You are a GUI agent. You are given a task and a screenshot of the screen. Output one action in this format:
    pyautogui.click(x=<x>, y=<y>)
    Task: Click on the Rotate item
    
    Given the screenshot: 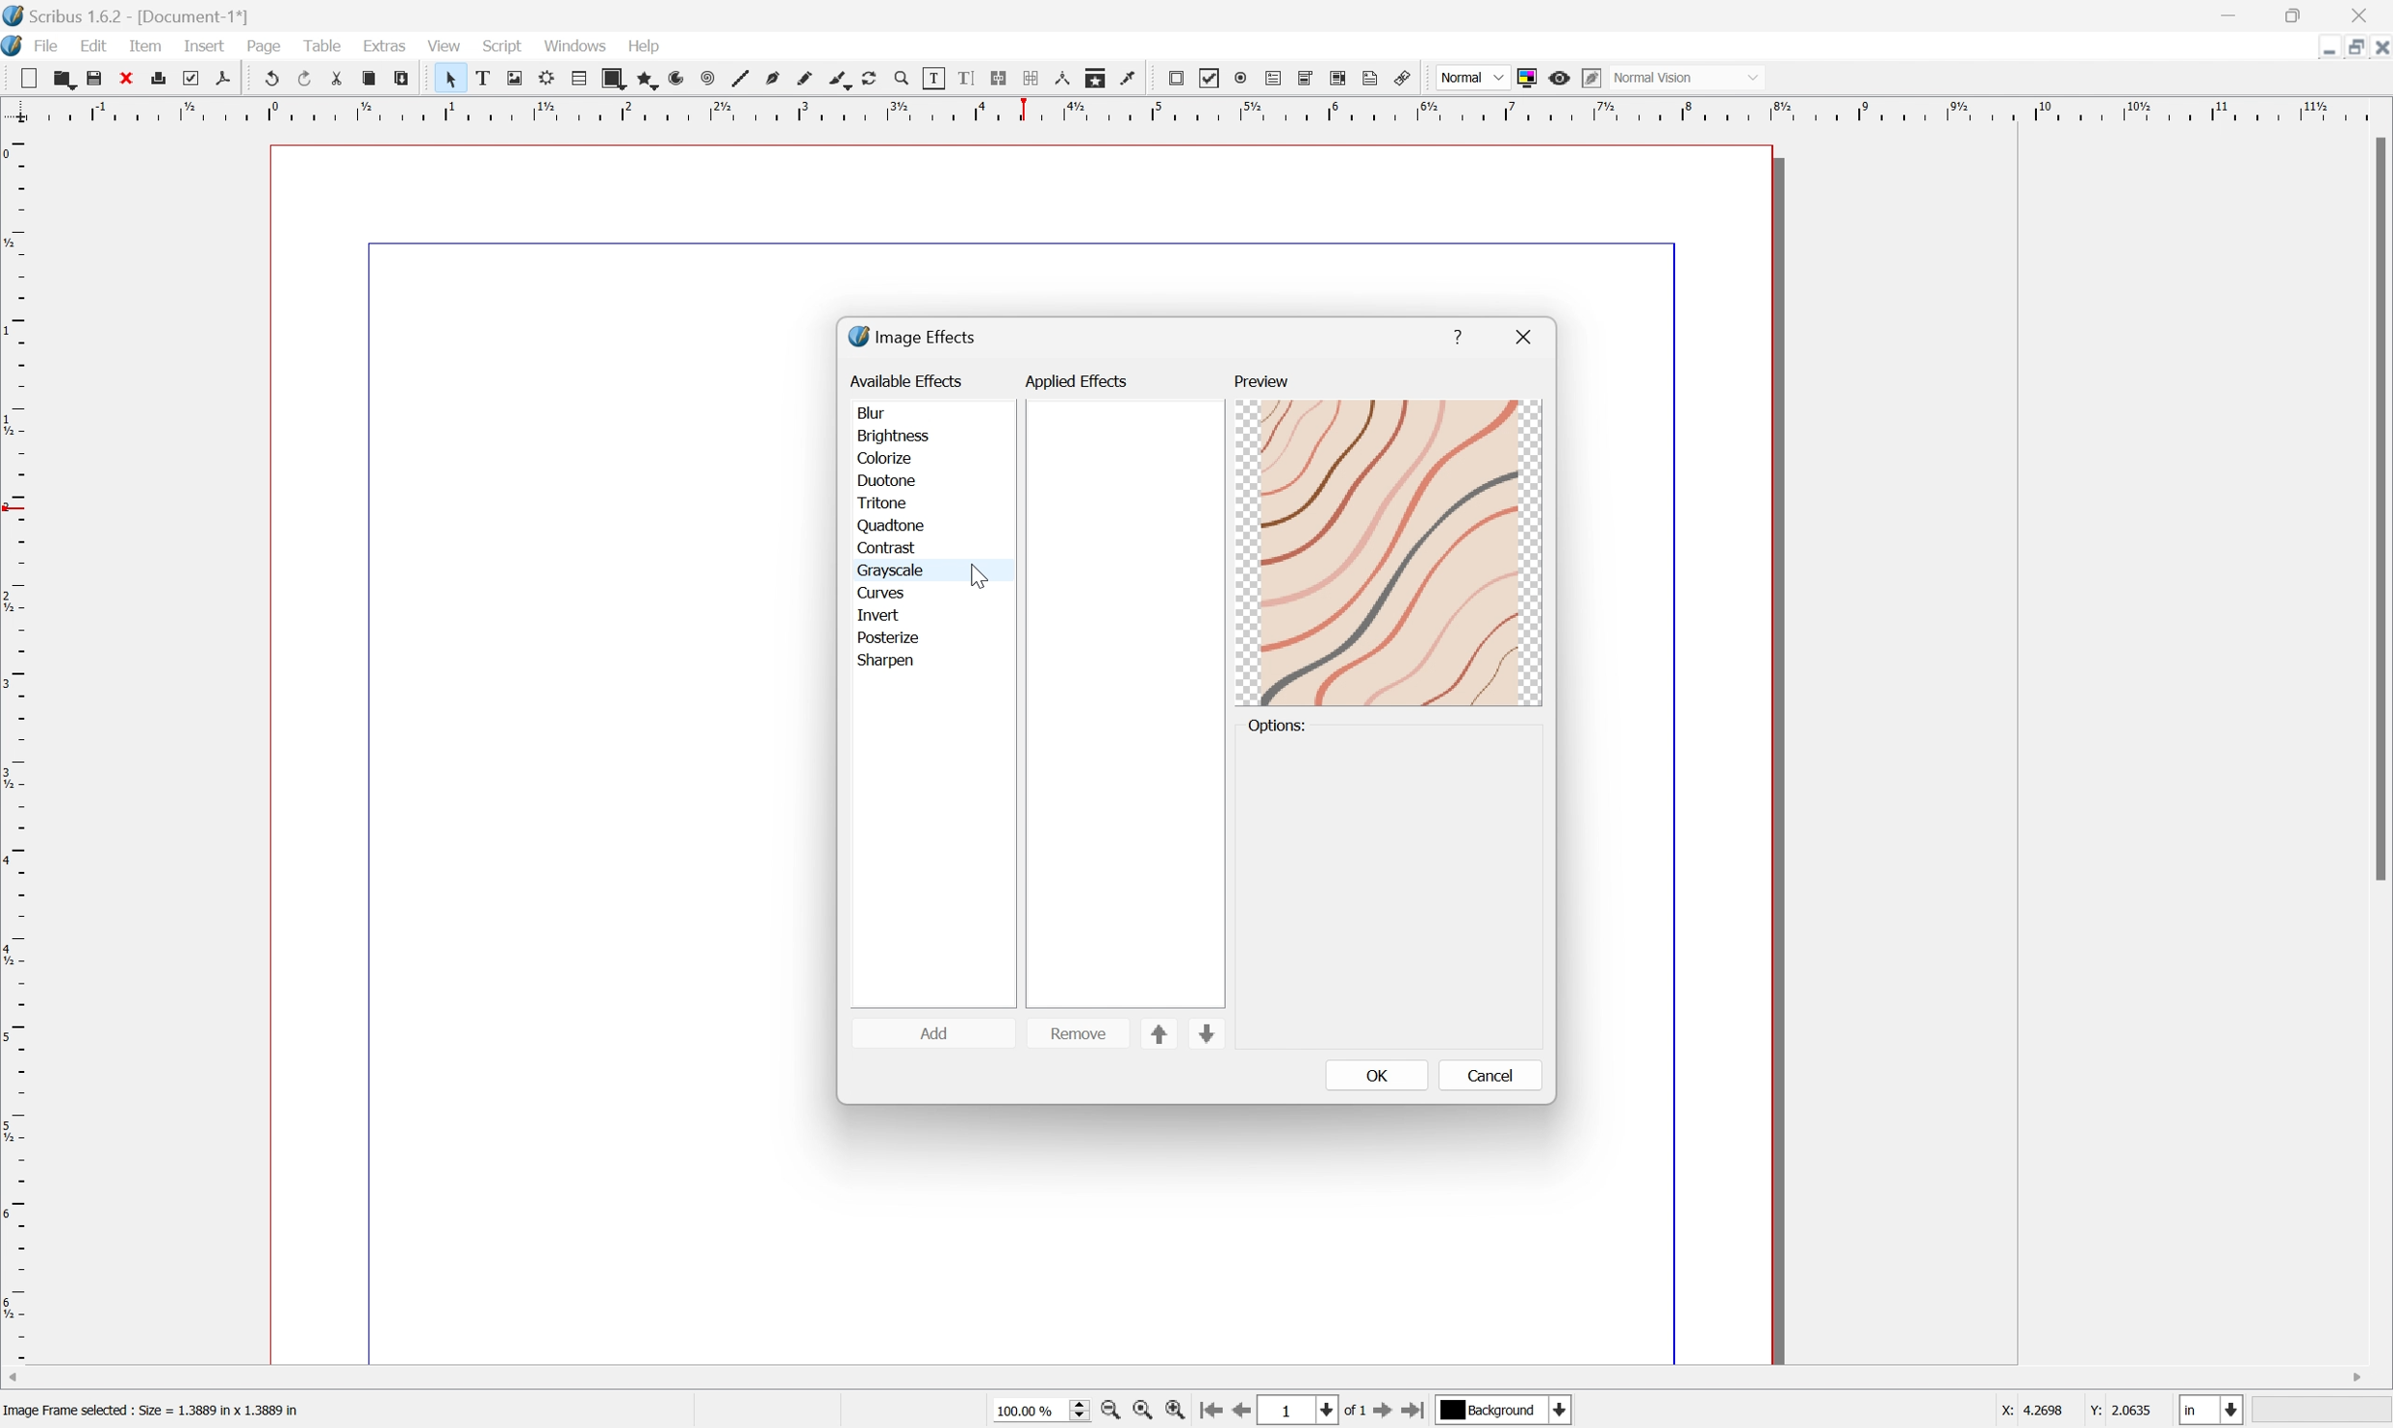 What is the action you would take?
    pyautogui.click(x=878, y=80)
    